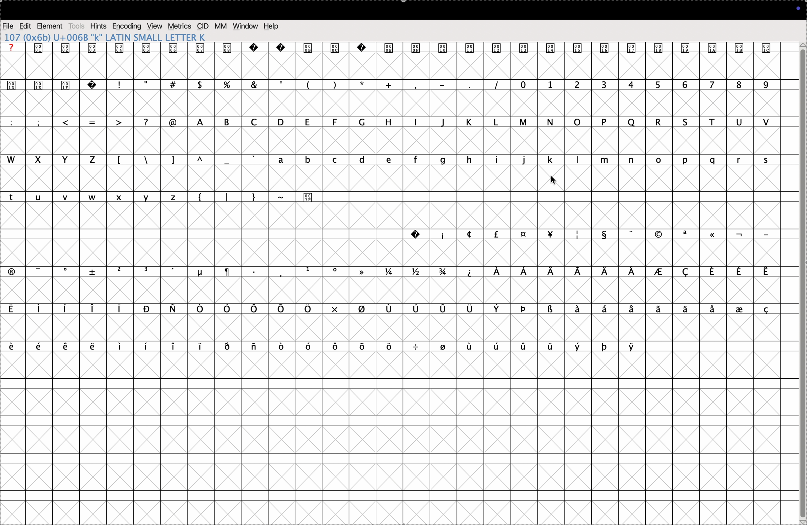 The width and height of the screenshot is (807, 525). I want to click on r, so click(654, 122).